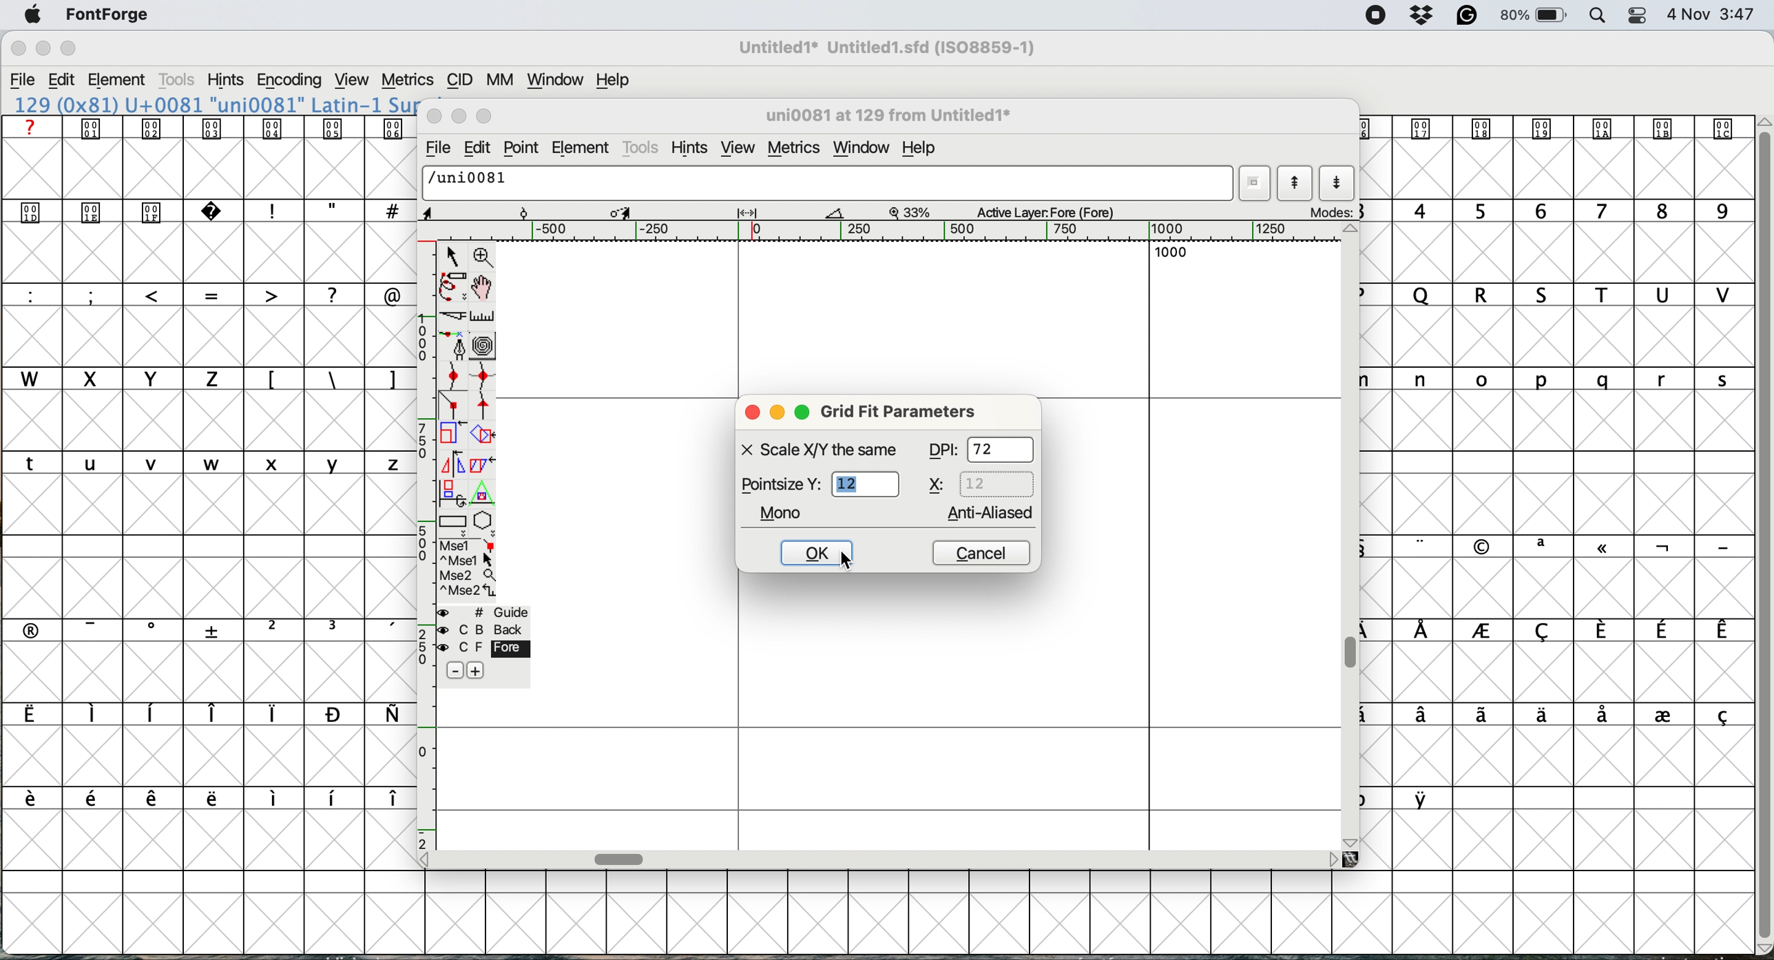 This screenshot has height=960, width=1774. Describe the element at coordinates (691, 147) in the screenshot. I see `hints` at that location.